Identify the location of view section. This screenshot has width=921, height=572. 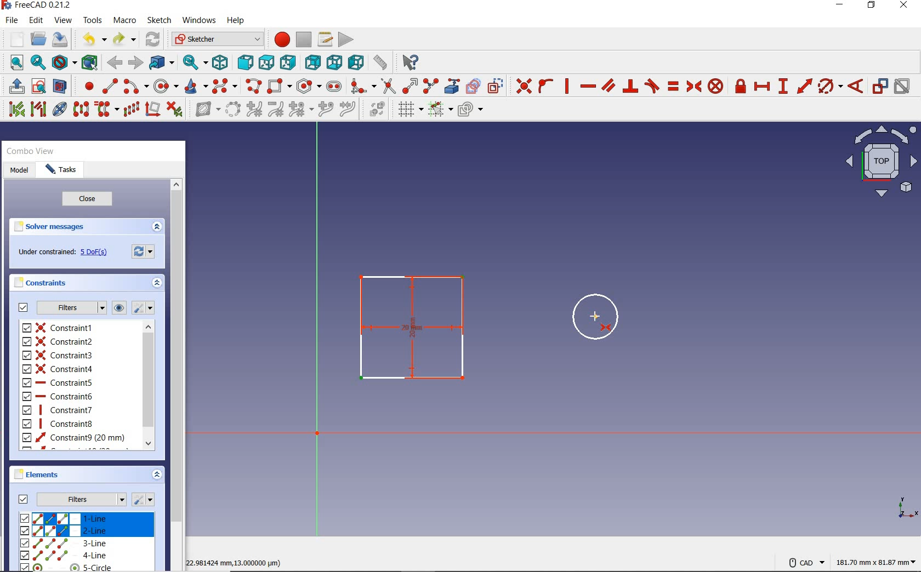
(61, 85).